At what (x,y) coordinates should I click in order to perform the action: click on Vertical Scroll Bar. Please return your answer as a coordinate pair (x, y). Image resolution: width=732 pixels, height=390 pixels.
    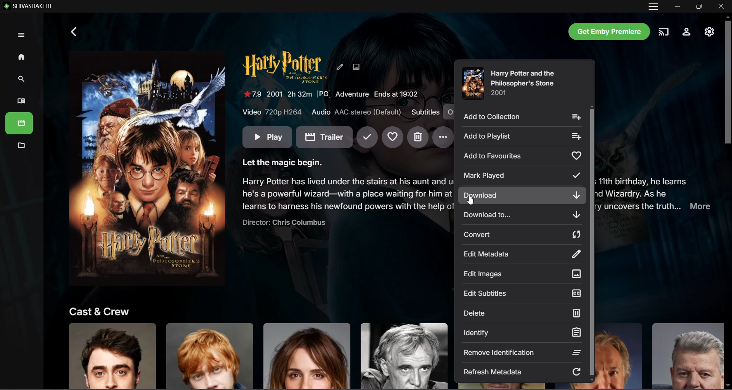
    Looking at the image, I should click on (591, 243).